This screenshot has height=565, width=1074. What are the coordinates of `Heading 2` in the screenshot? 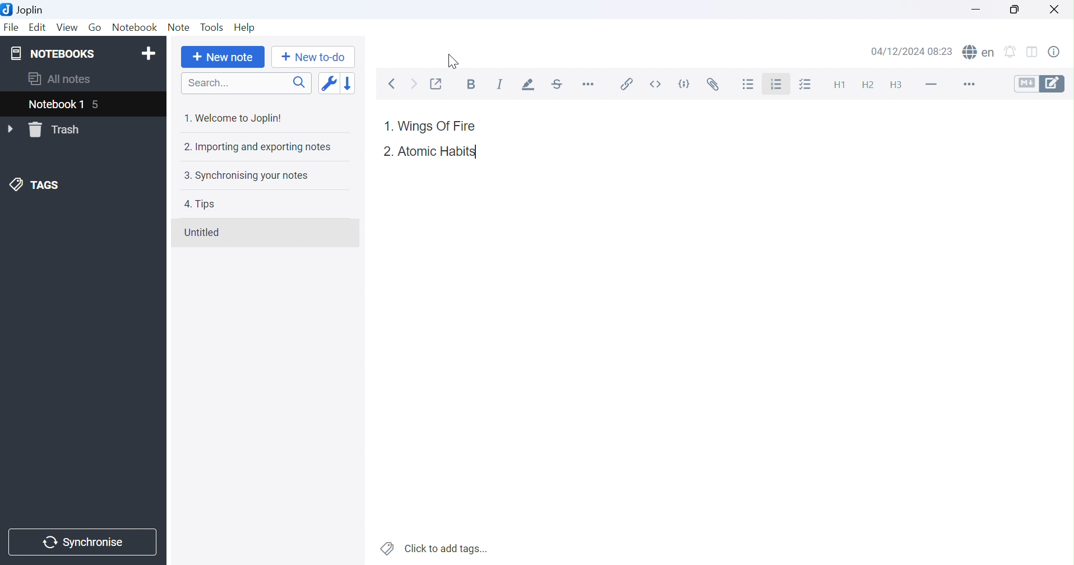 It's located at (867, 83).